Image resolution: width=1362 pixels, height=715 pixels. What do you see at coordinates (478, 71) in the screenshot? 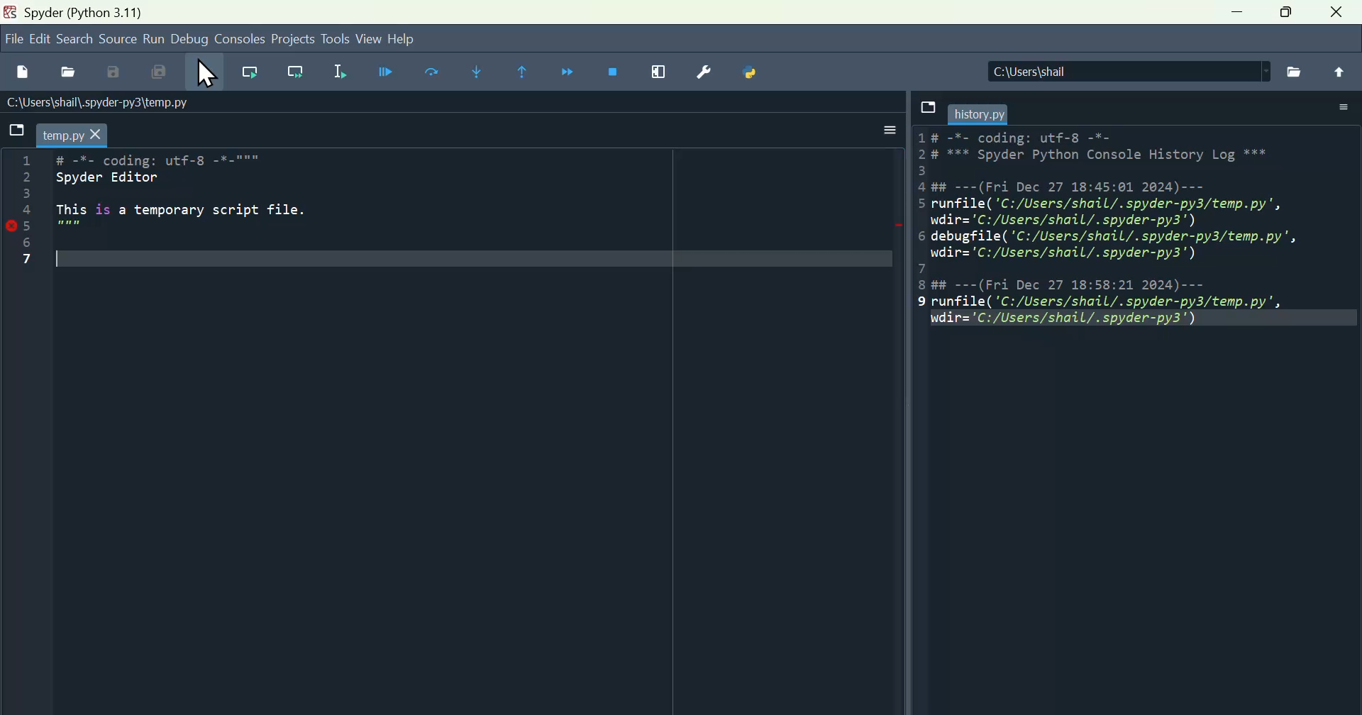
I see `Step into function` at bounding box center [478, 71].